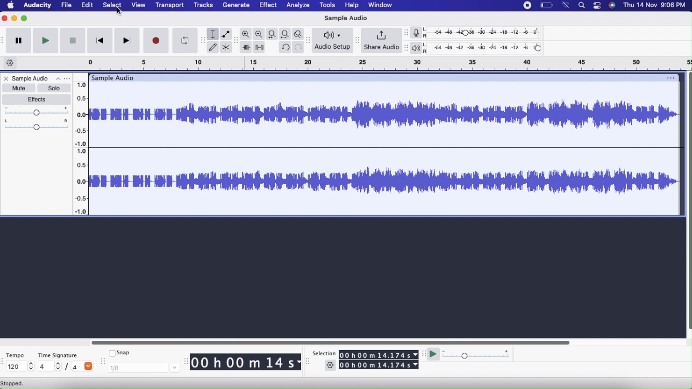 This screenshot has height=389, width=692. I want to click on Playback level, so click(486, 49).